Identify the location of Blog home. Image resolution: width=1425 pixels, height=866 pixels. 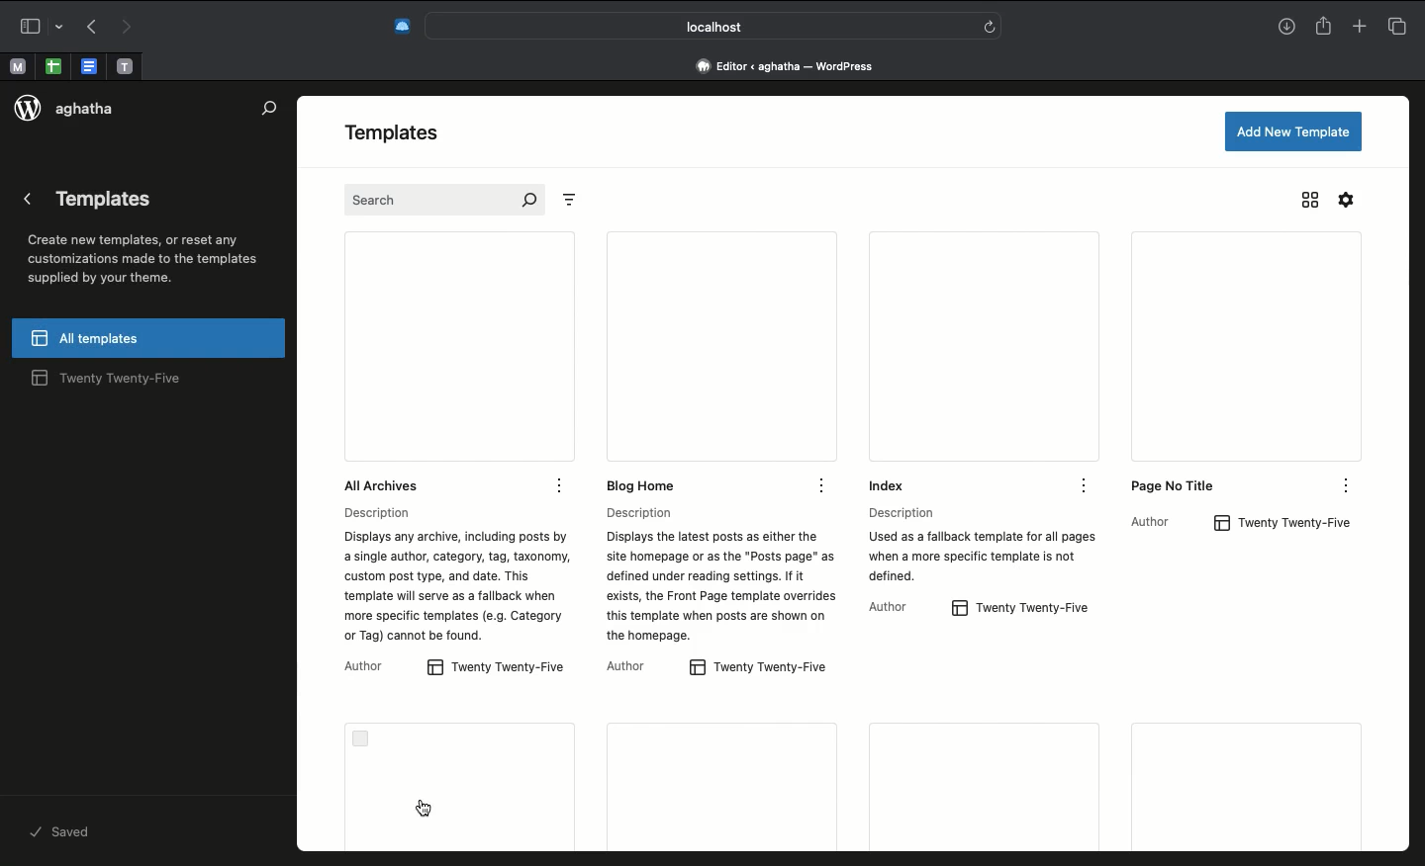
(720, 363).